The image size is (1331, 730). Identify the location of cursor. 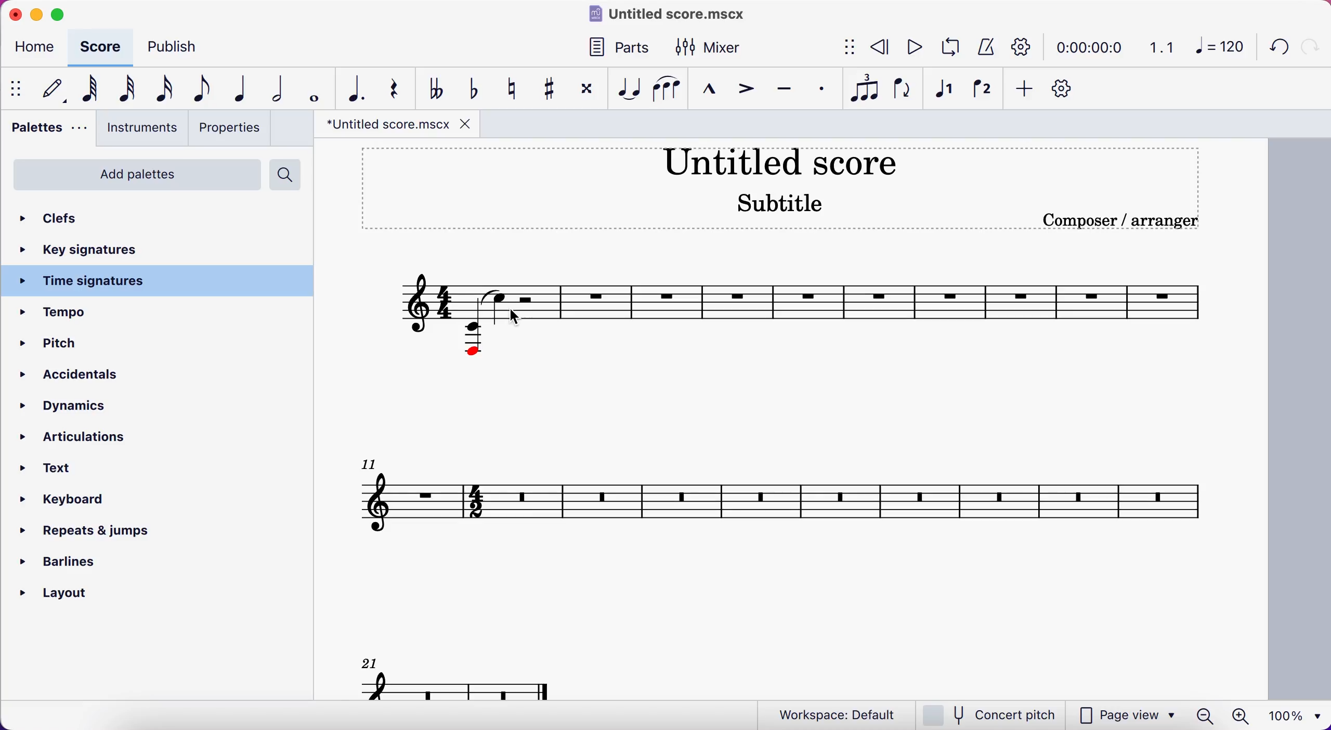
(517, 318).